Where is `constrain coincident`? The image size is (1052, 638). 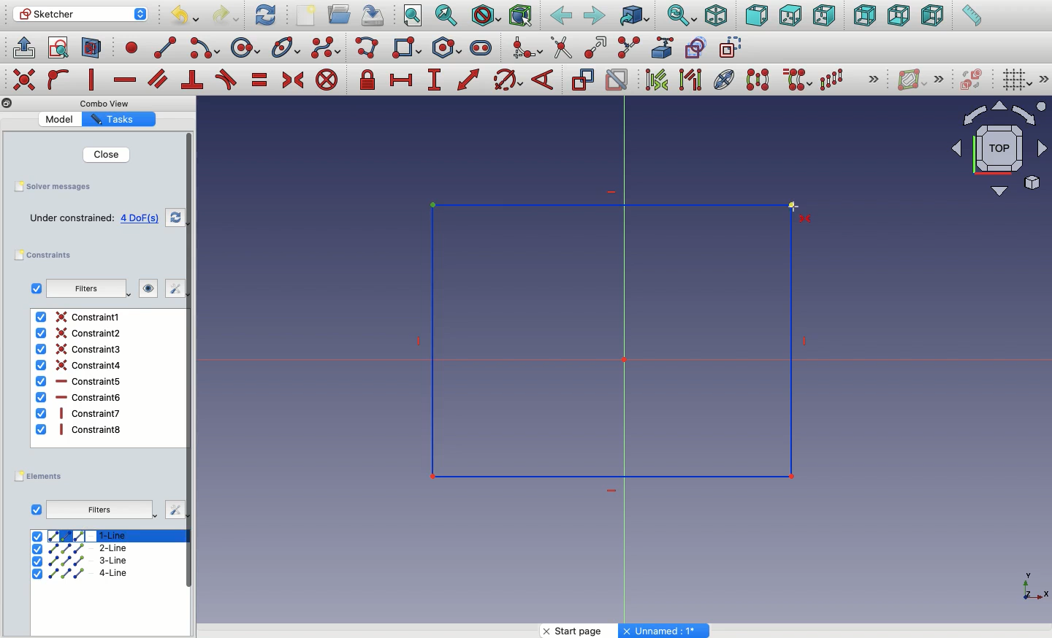
constrain coincident is located at coordinates (26, 80).